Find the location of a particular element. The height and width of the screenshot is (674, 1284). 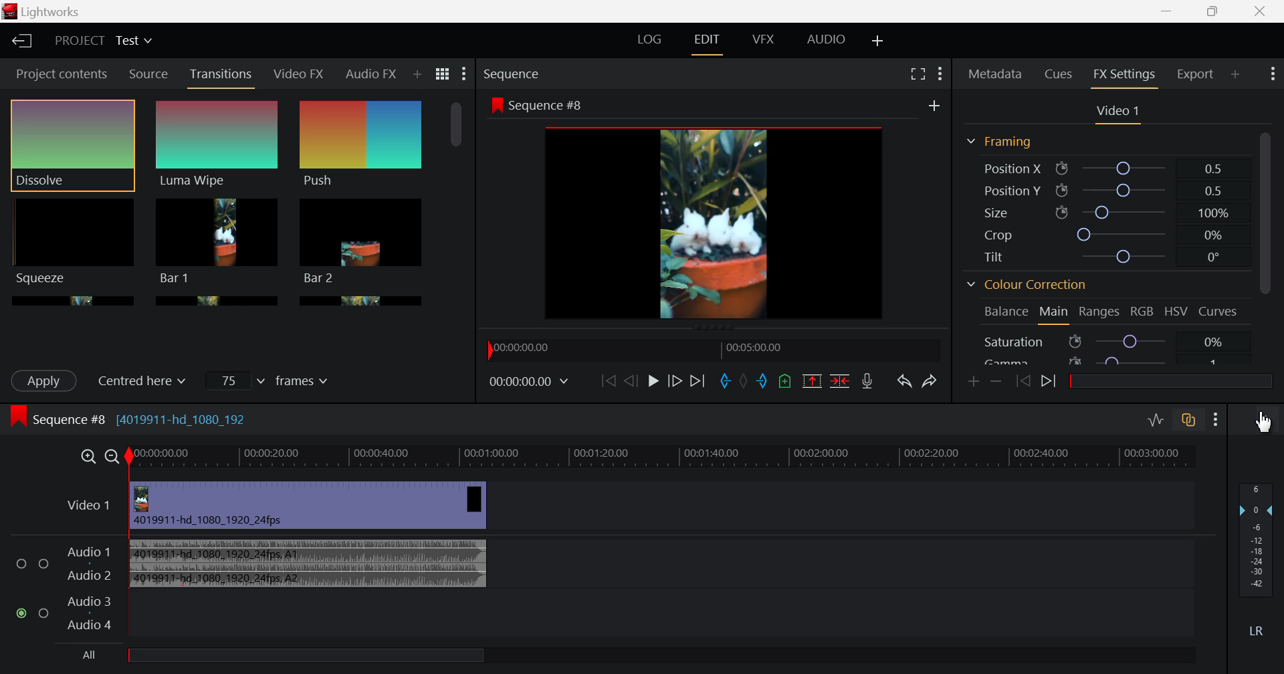

Mark In is located at coordinates (726, 382).